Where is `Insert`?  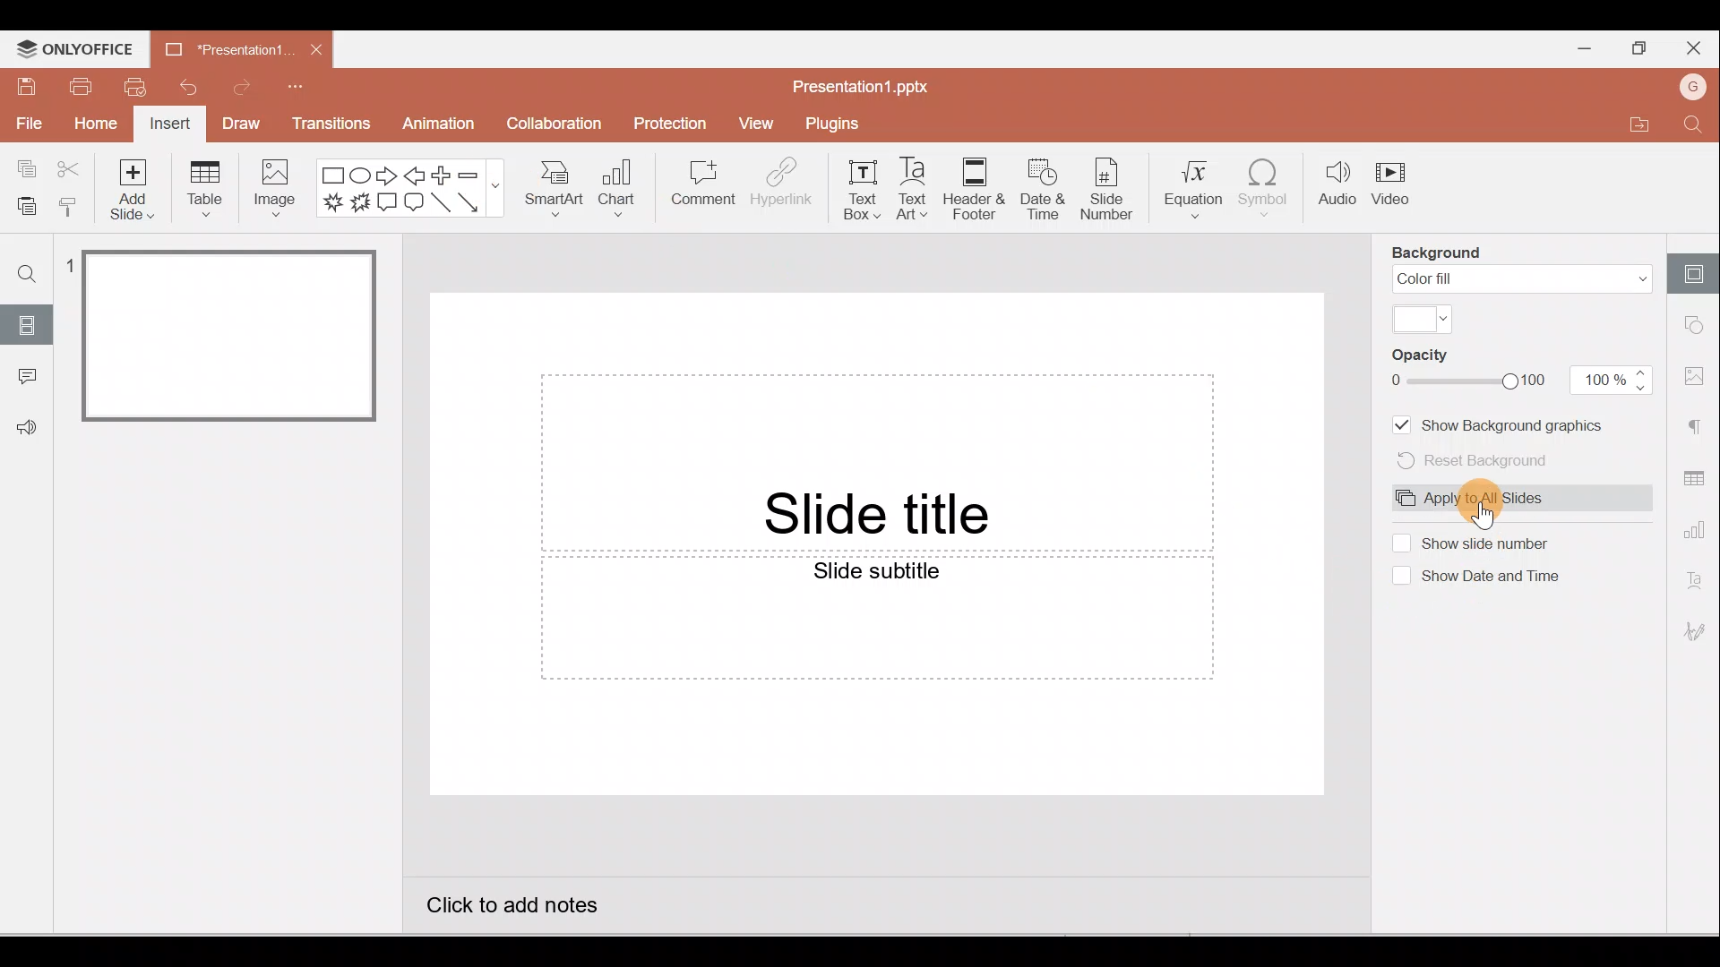
Insert is located at coordinates (168, 125).